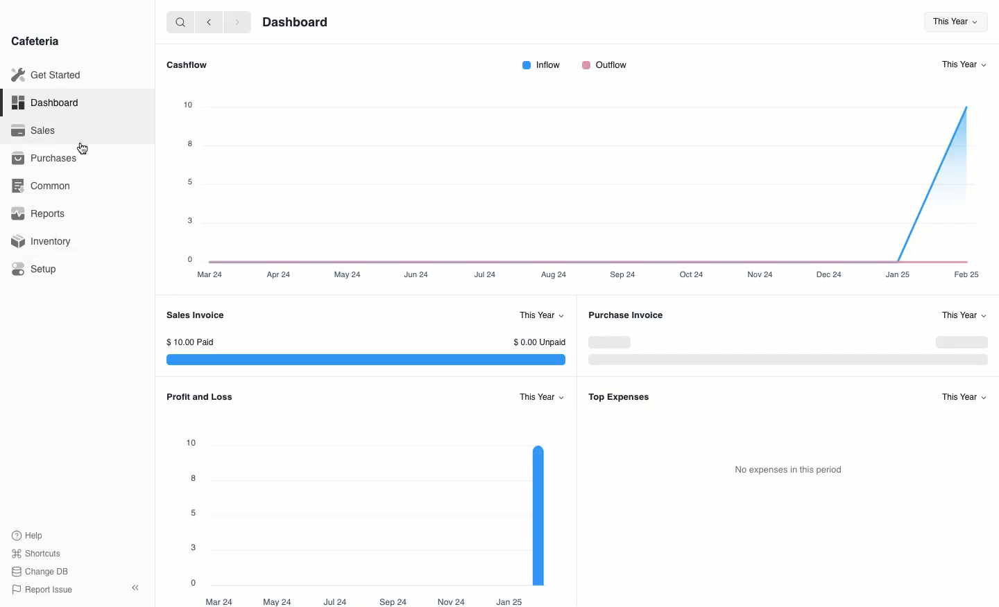 The image size is (999, 607). What do you see at coordinates (37, 552) in the screenshot?
I see `Shortcuts` at bounding box center [37, 552].